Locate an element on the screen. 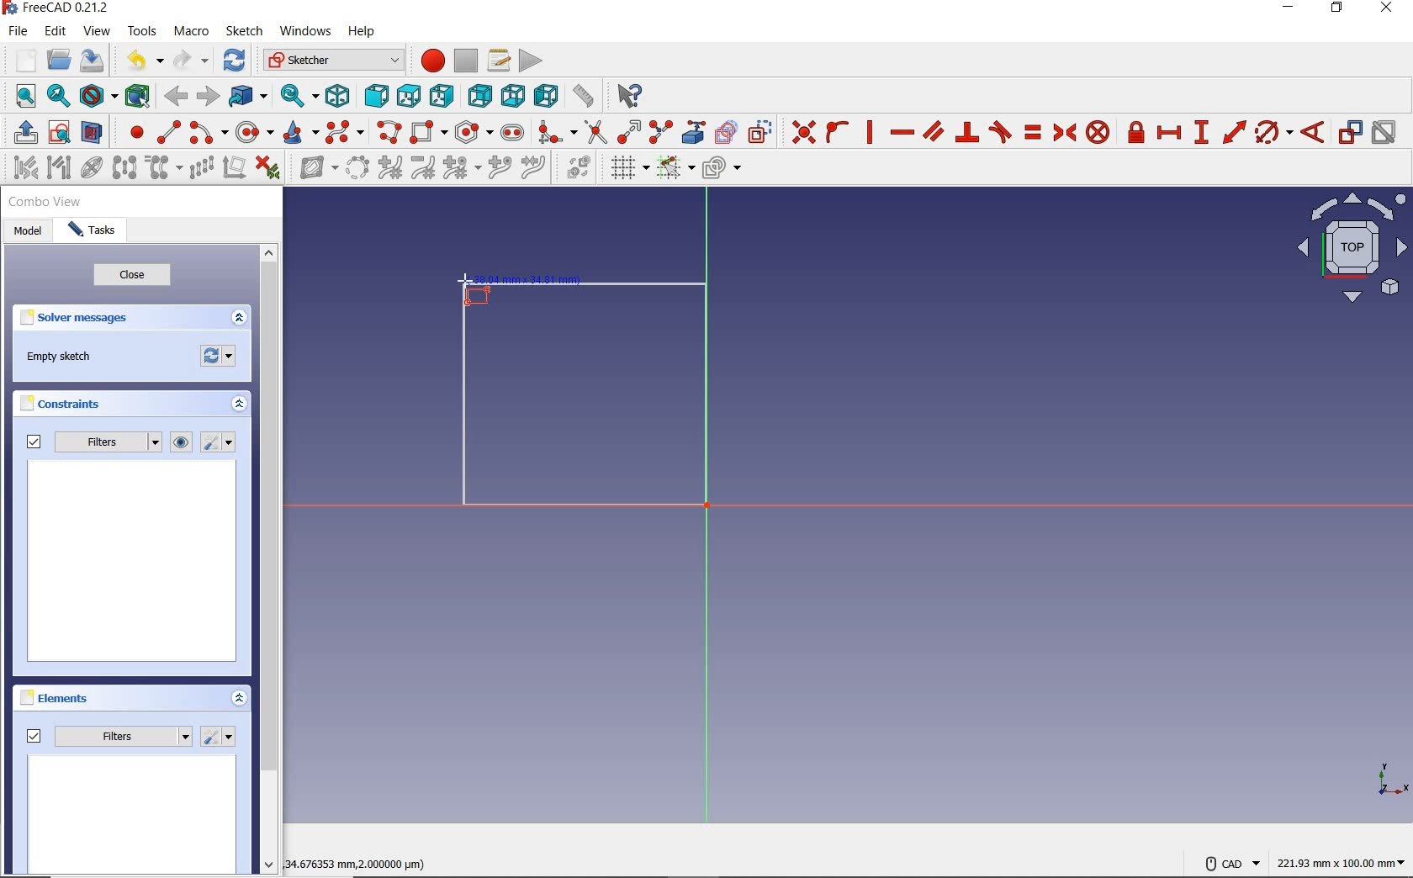 The image size is (1413, 878). open is located at coordinates (61, 58).